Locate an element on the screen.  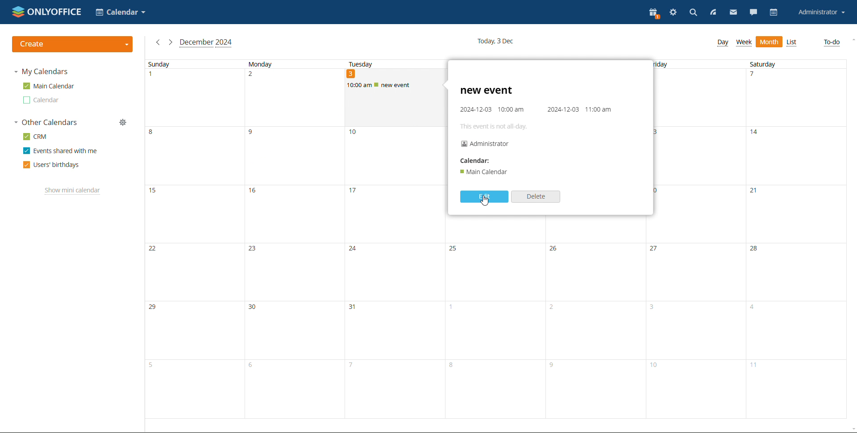
19 is located at coordinates (597, 229).